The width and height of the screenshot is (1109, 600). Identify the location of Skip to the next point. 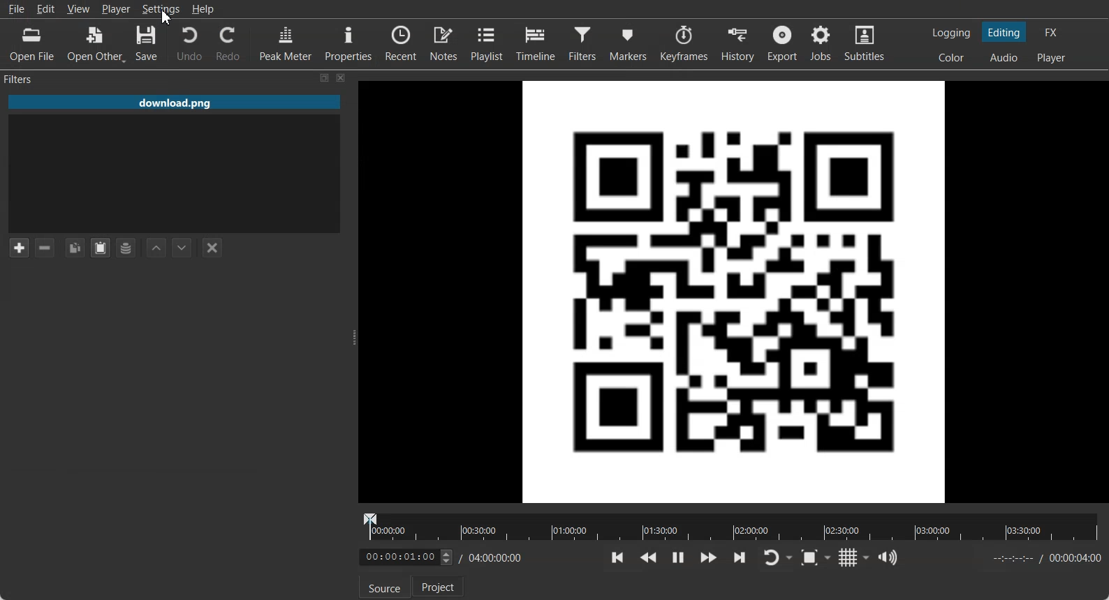
(739, 557).